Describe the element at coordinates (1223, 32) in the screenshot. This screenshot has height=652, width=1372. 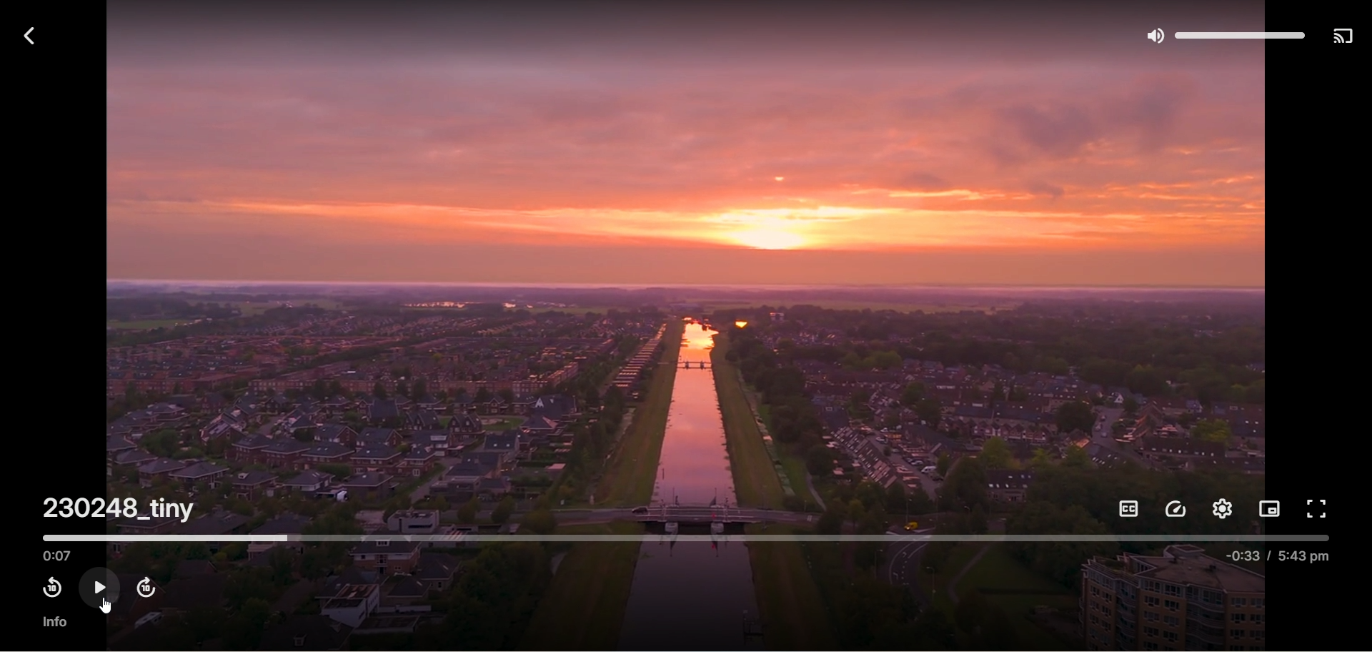
I see `Volume` at that location.